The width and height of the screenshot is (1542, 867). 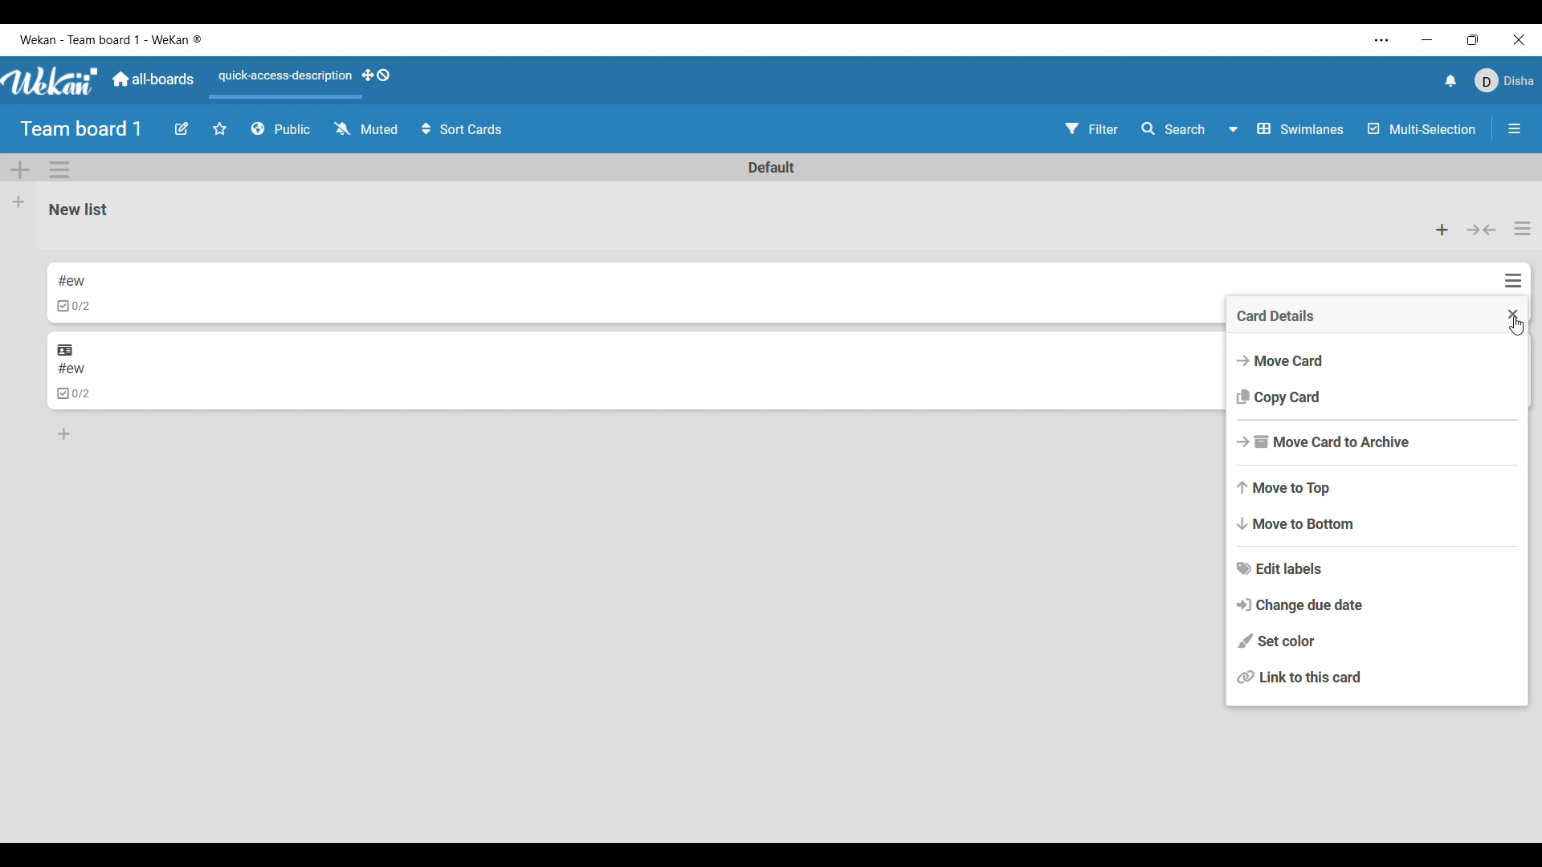 I want to click on Board title, so click(x=82, y=129).